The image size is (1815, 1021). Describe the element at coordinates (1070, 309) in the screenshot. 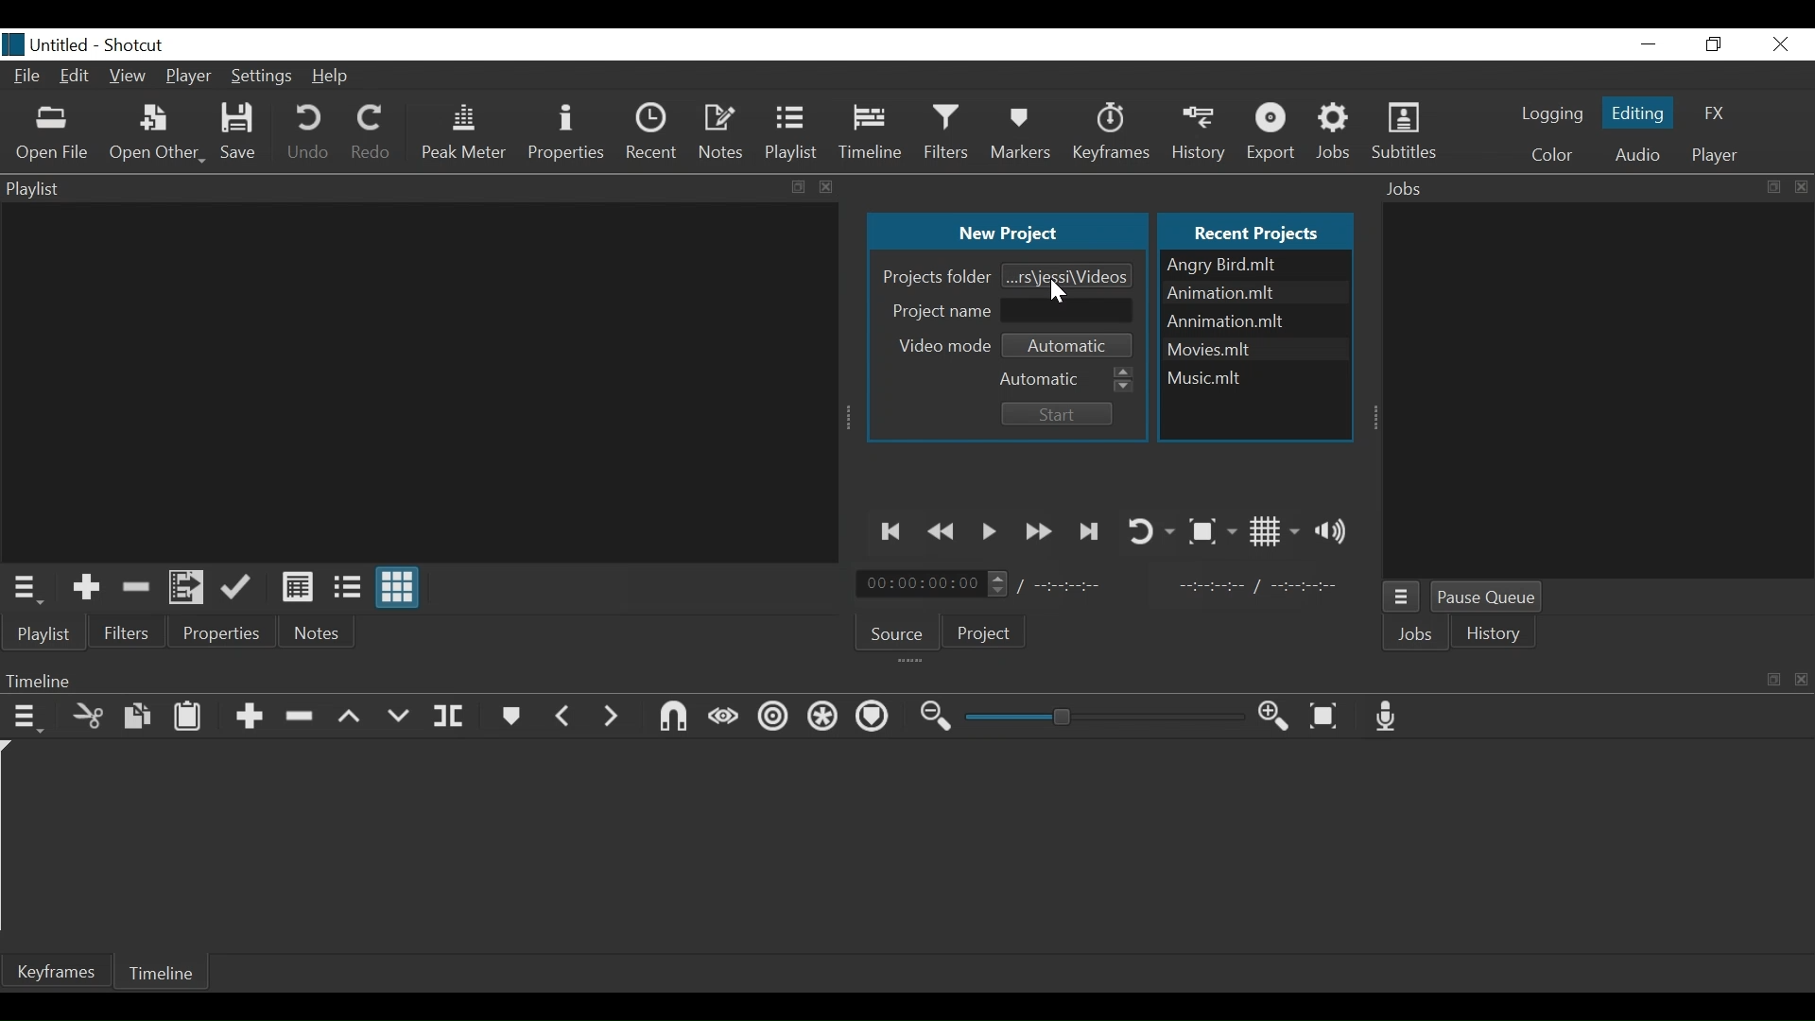

I see `Project name Field` at that location.